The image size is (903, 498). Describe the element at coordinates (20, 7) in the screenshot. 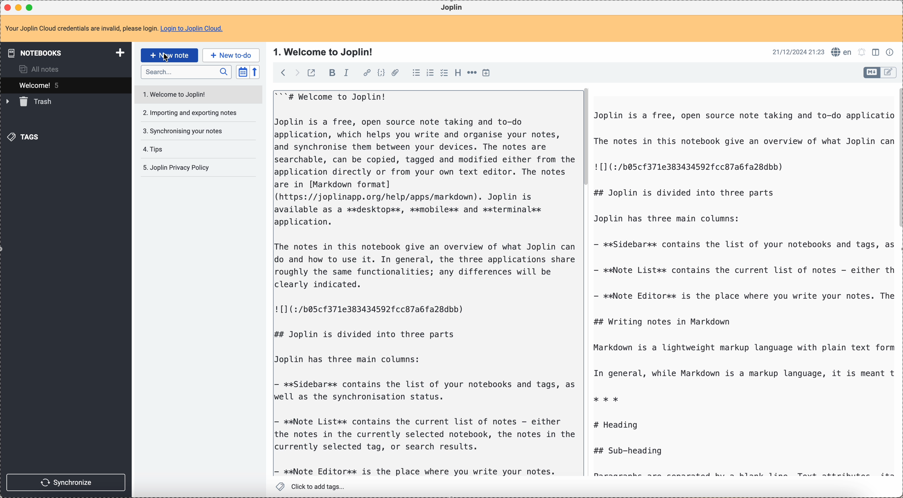

I see `minimize` at that location.